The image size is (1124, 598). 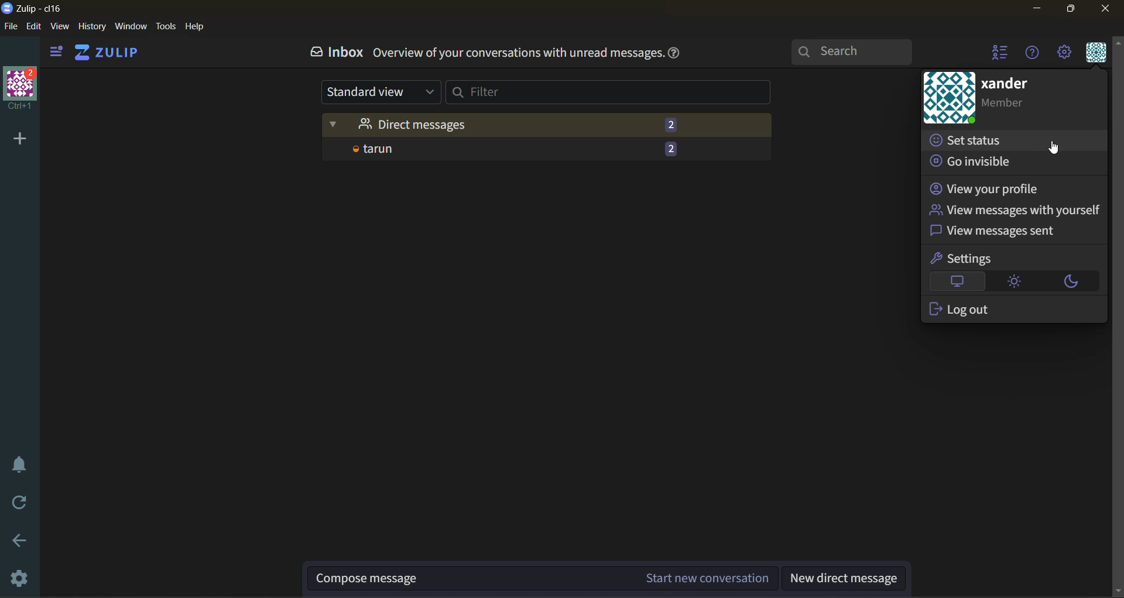 What do you see at coordinates (19, 542) in the screenshot?
I see `go back` at bounding box center [19, 542].